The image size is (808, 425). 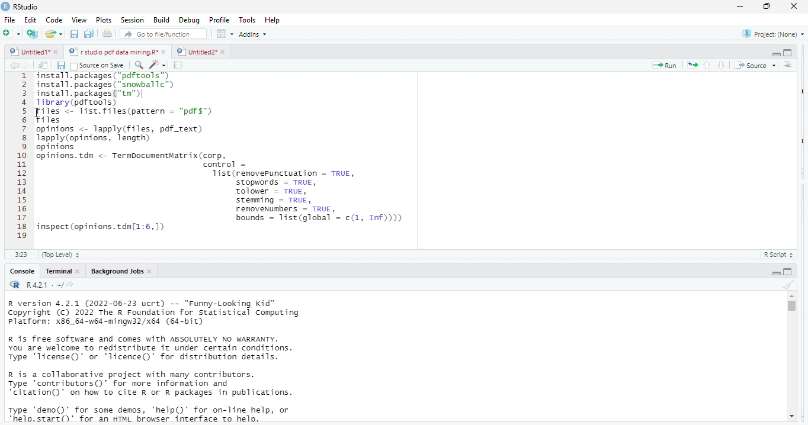 What do you see at coordinates (75, 34) in the screenshot?
I see `save current document` at bounding box center [75, 34].